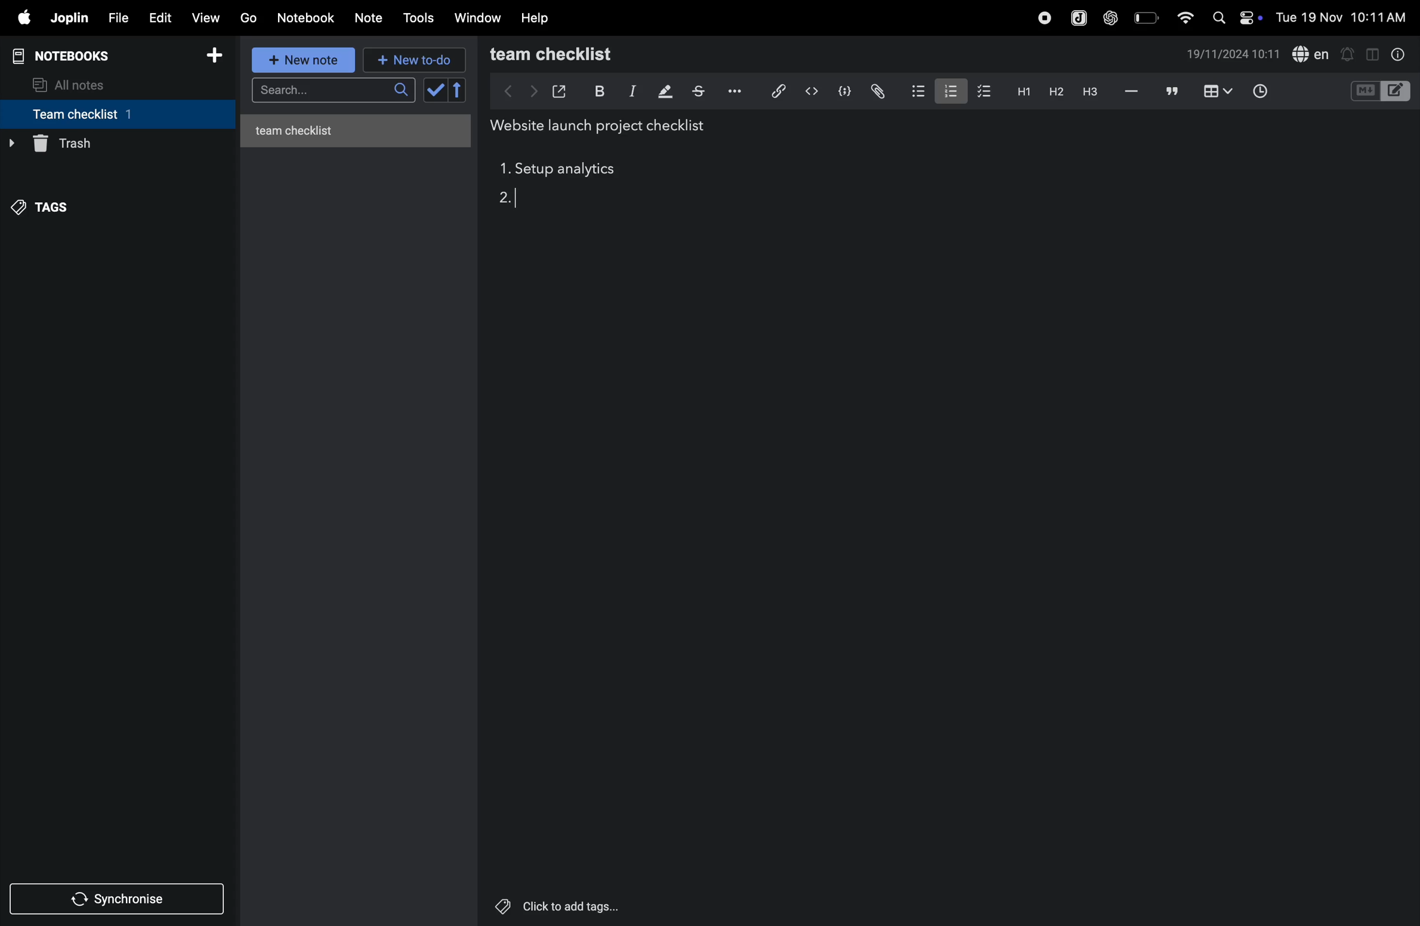 The width and height of the screenshot is (1420, 926). Describe the element at coordinates (844, 90) in the screenshot. I see `code block` at that location.